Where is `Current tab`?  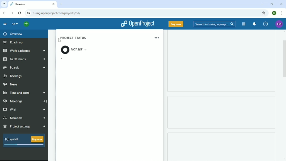 Current tab is located at coordinates (32, 4).